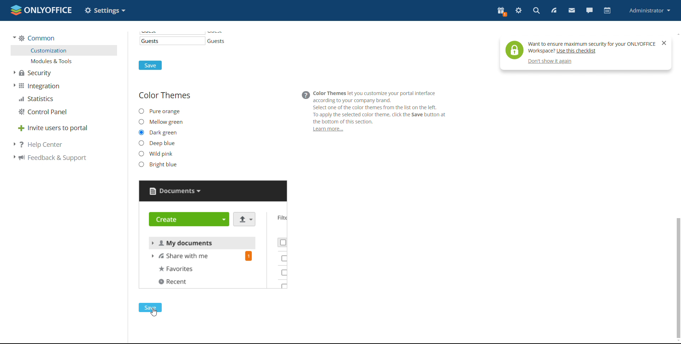  I want to click on security, so click(33, 73).